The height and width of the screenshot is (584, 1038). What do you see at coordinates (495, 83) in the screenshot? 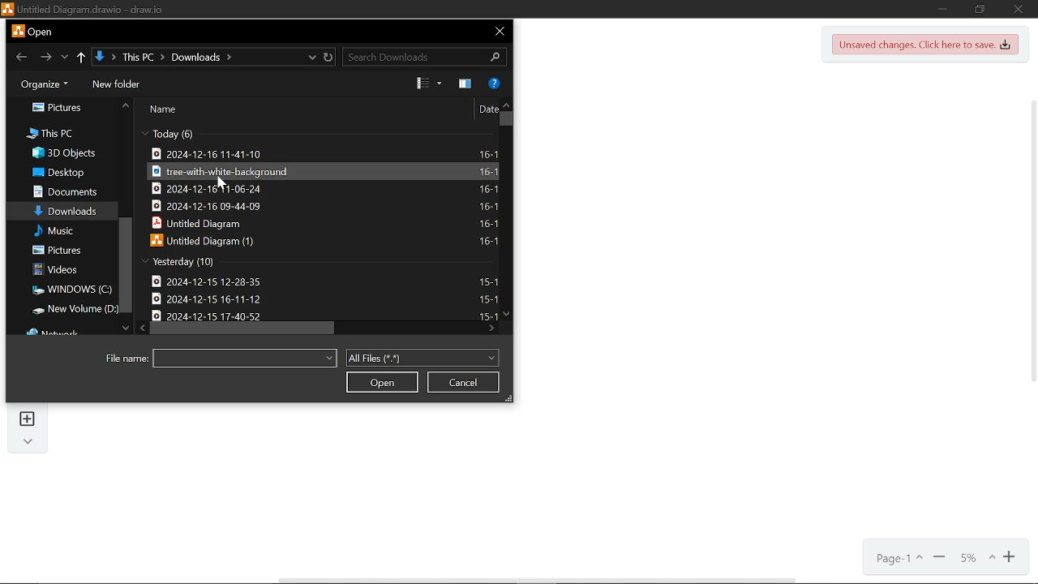
I see `Help` at bounding box center [495, 83].